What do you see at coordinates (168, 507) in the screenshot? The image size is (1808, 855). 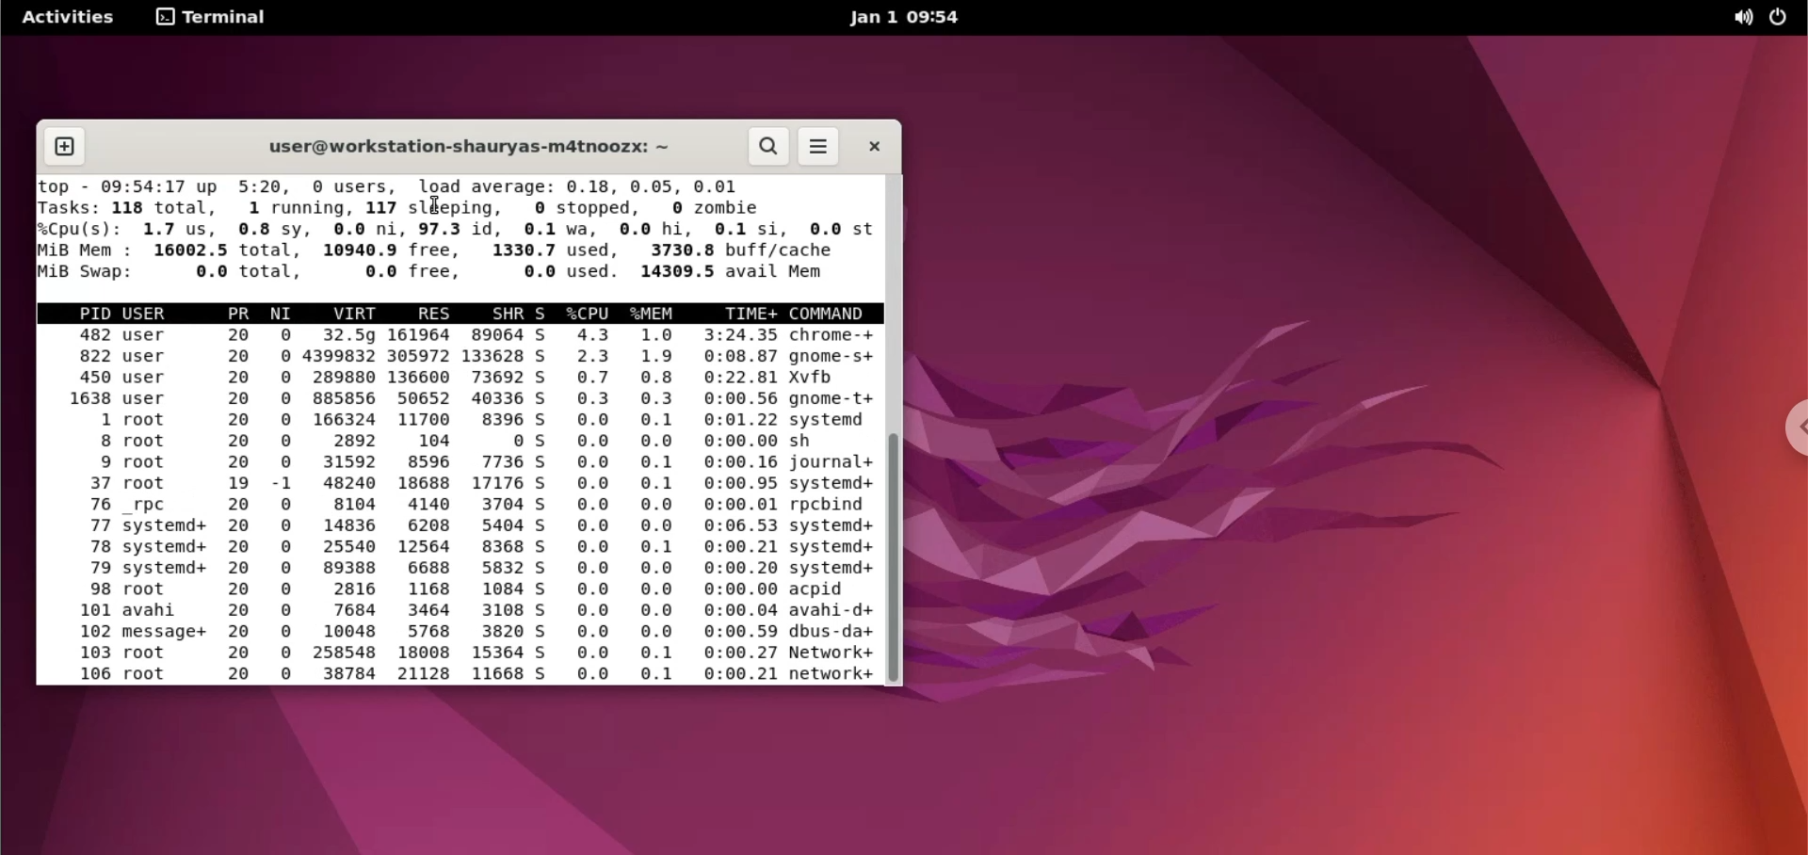 I see `USER ` at bounding box center [168, 507].